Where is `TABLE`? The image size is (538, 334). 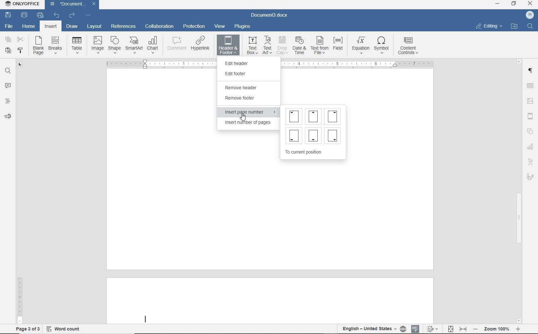
TABLE is located at coordinates (77, 45).